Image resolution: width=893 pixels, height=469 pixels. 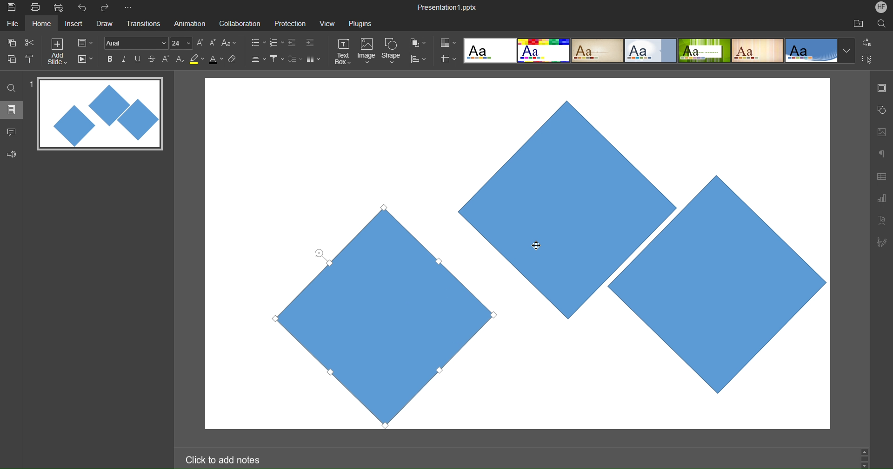 I want to click on support, so click(x=14, y=153).